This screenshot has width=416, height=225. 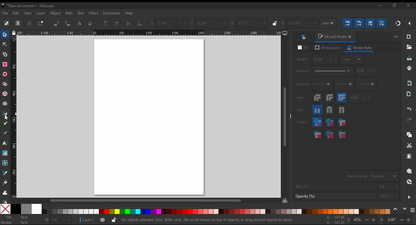 I want to click on opacity, so click(x=346, y=196).